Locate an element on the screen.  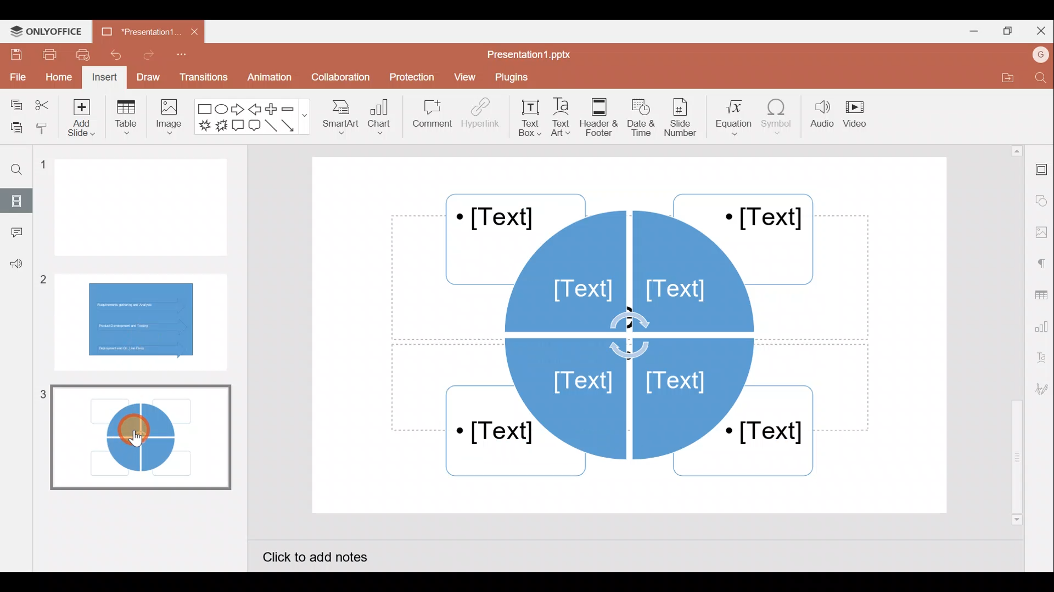
View is located at coordinates (464, 78).